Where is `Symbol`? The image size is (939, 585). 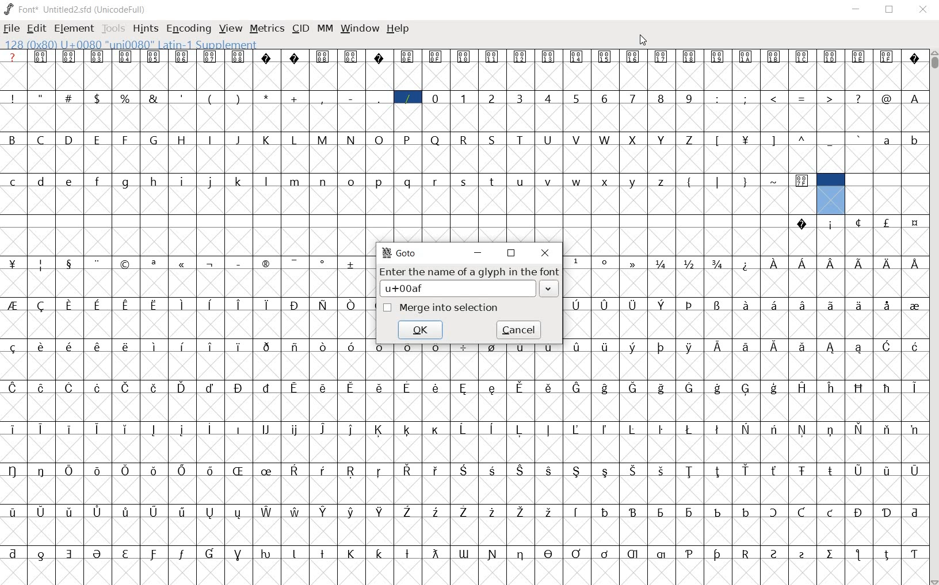
Symbol is located at coordinates (465, 387).